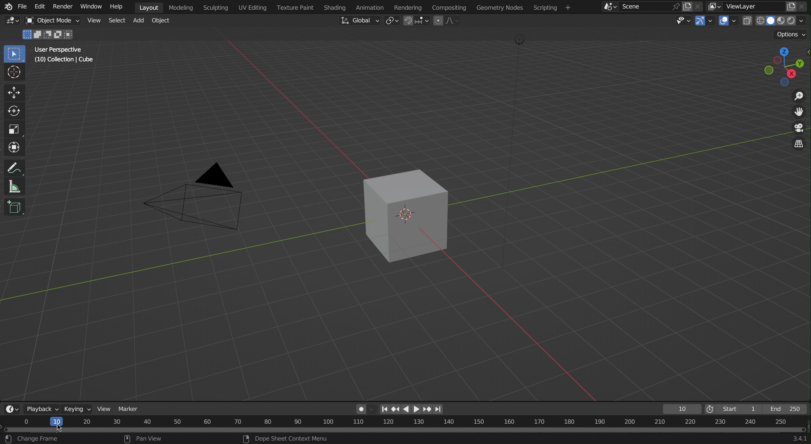 This screenshot has height=444, width=811. Describe the element at coordinates (642, 8) in the screenshot. I see `Scene` at that location.